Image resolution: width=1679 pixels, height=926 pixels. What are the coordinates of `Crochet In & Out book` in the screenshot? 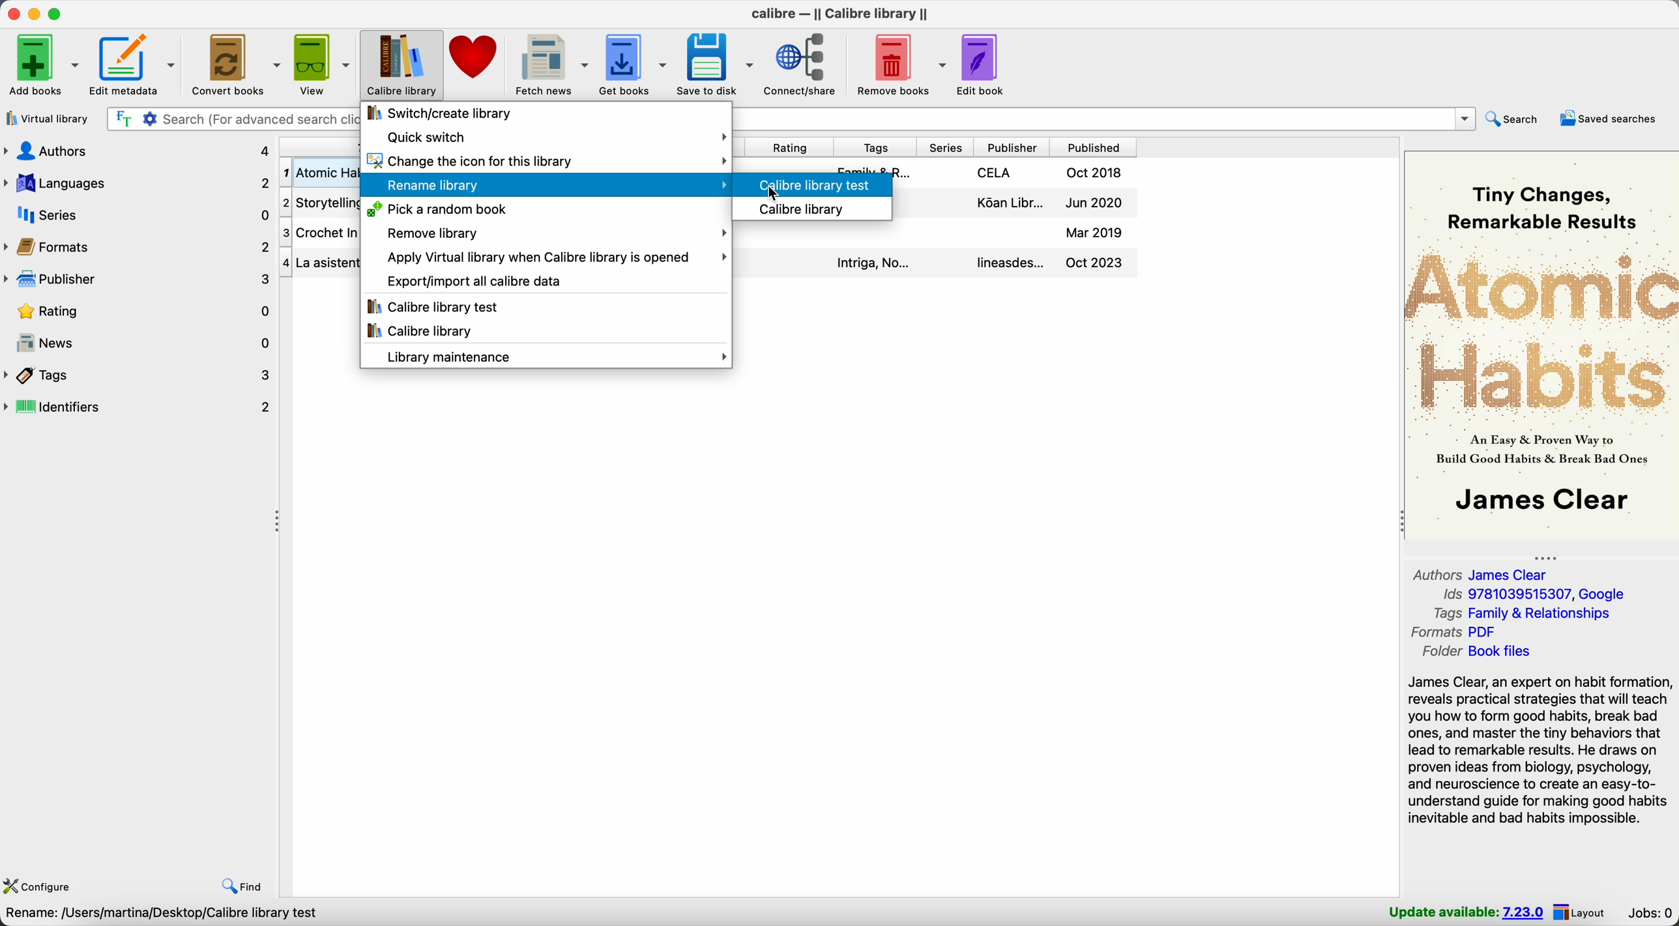 It's located at (321, 233).